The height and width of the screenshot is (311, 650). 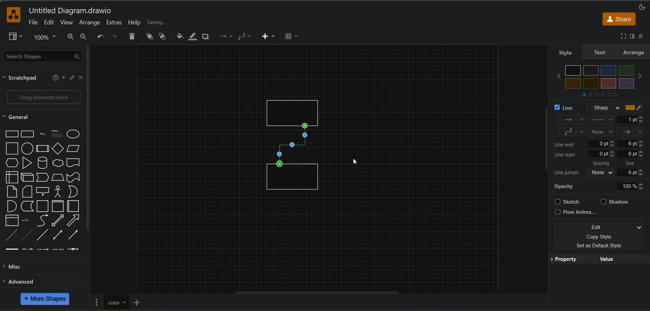 I want to click on connectors, so click(x=245, y=37).